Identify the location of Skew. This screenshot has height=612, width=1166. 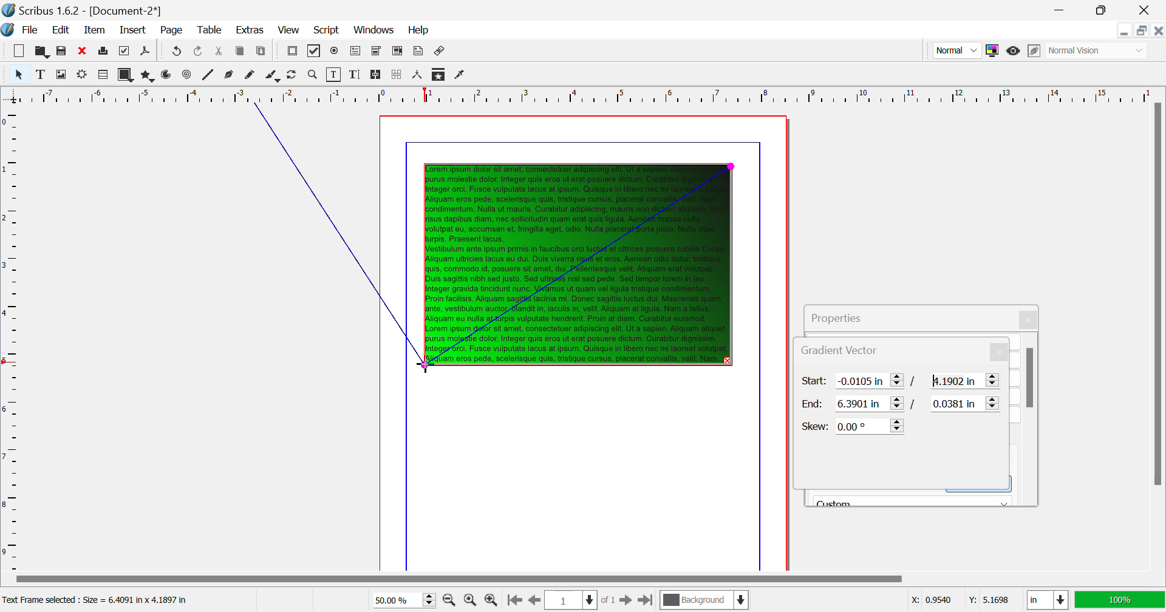
(854, 426).